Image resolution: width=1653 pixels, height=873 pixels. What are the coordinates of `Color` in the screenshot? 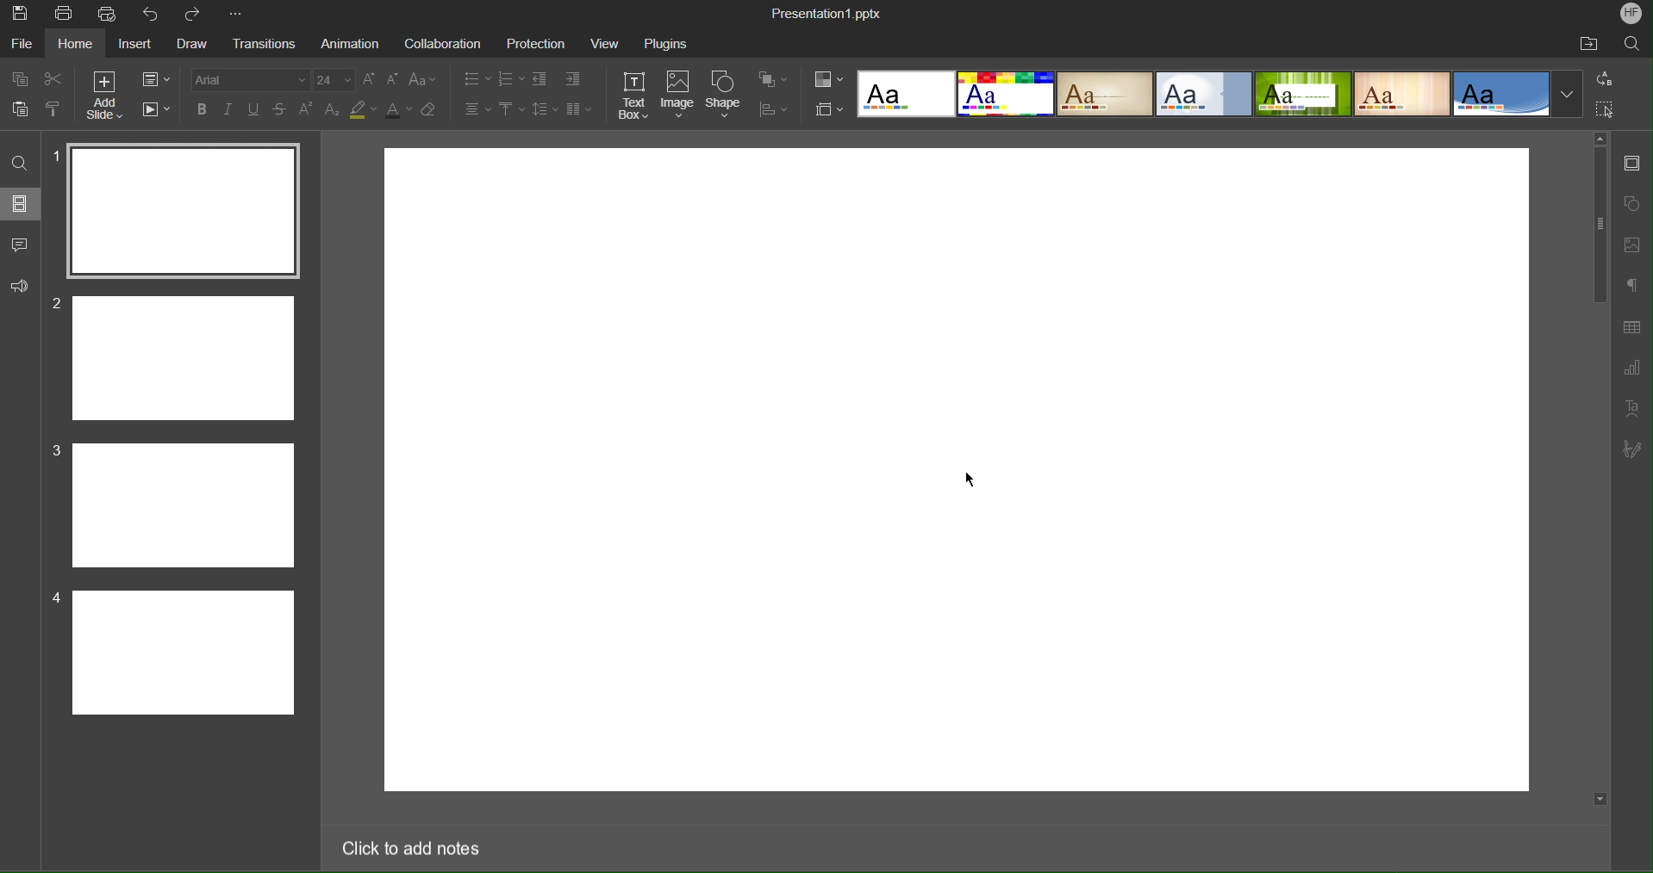 It's located at (828, 78).